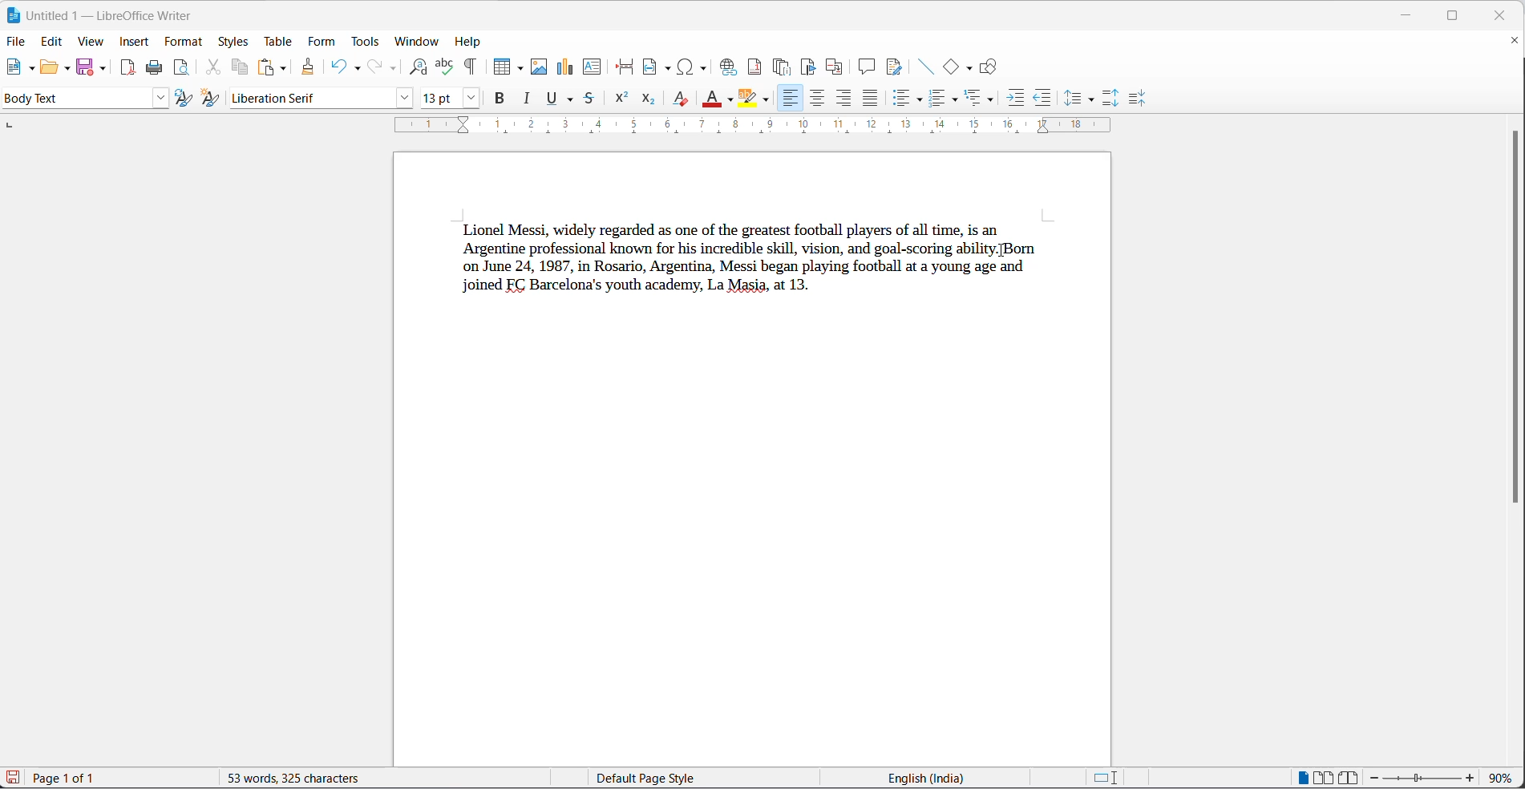 This screenshot has height=789, width=1525. Describe the element at coordinates (770, 127) in the screenshot. I see `scaling` at that location.